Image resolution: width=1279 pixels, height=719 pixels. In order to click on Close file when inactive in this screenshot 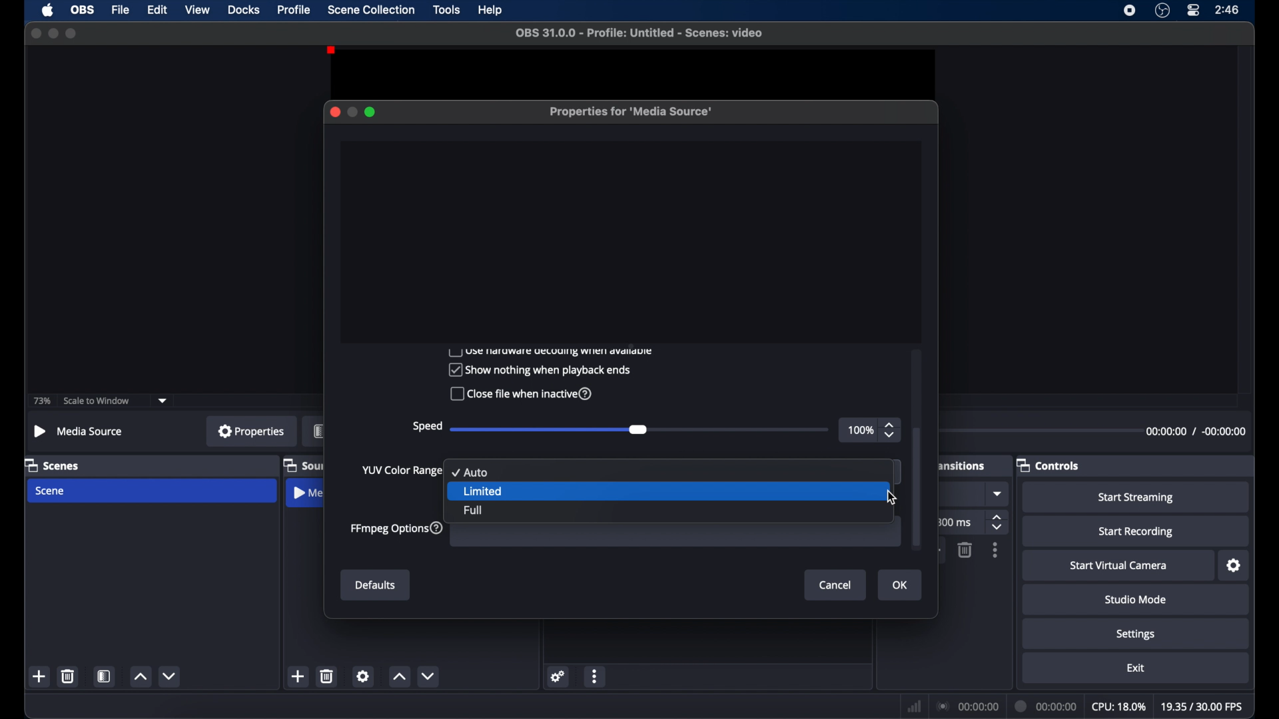, I will do `click(519, 393)`.